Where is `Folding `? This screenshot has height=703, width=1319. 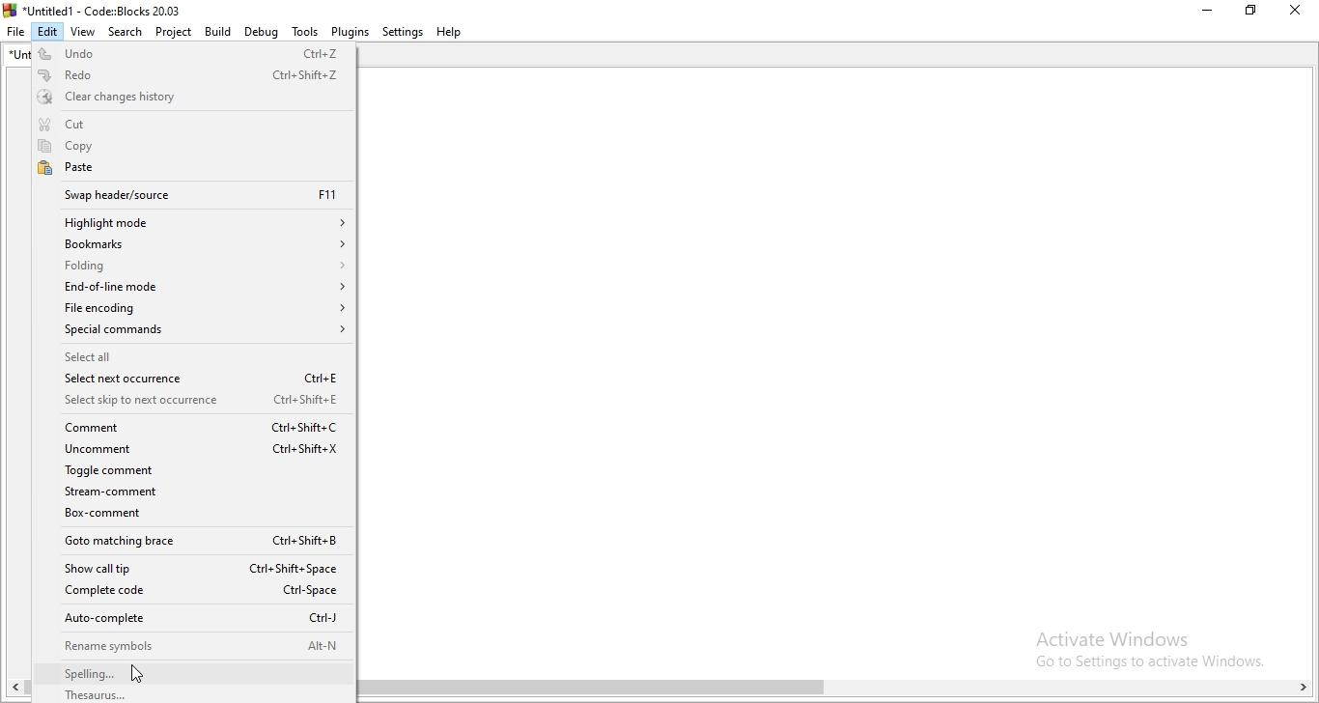 Folding  is located at coordinates (191, 267).